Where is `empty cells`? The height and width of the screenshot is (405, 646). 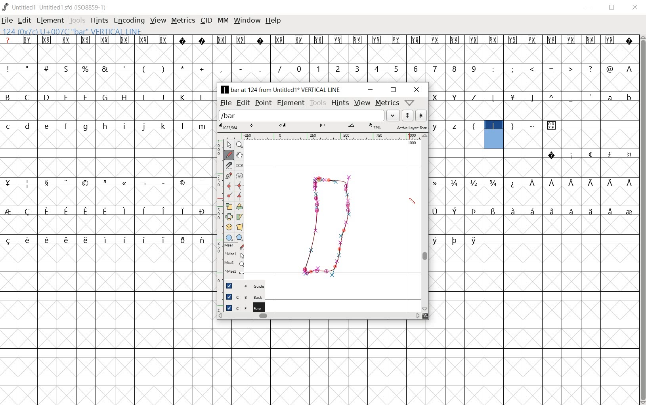
empty cells is located at coordinates (425, 361).